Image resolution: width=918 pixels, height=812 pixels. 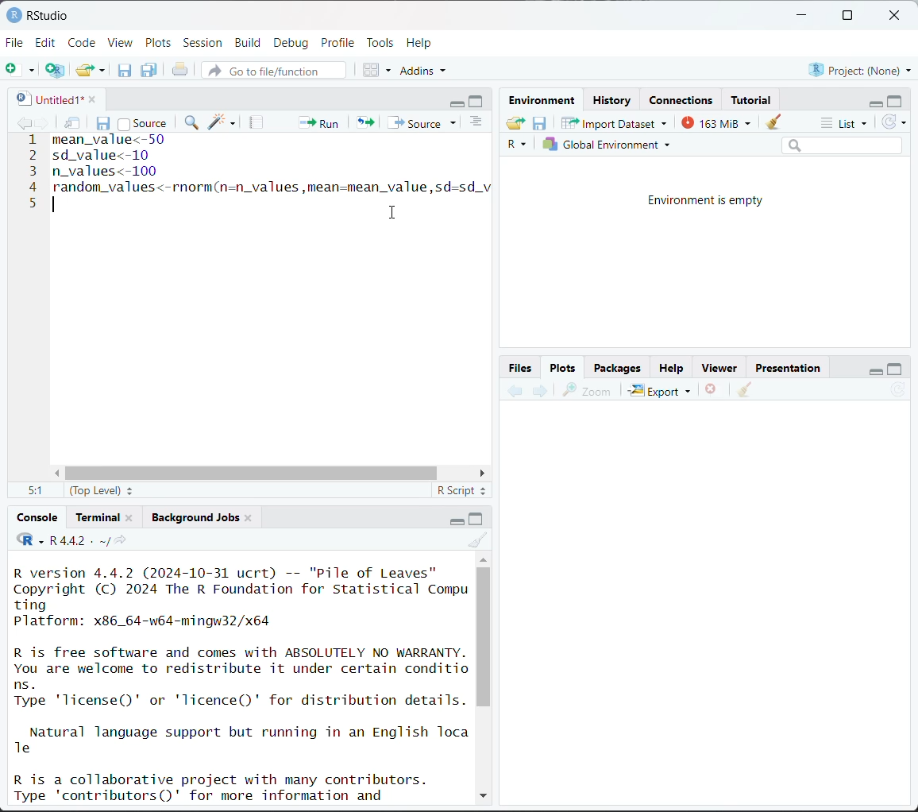 What do you see at coordinates (37, 14) in the screenshot?
I see `RStudio` at bounding box center [37, 14].